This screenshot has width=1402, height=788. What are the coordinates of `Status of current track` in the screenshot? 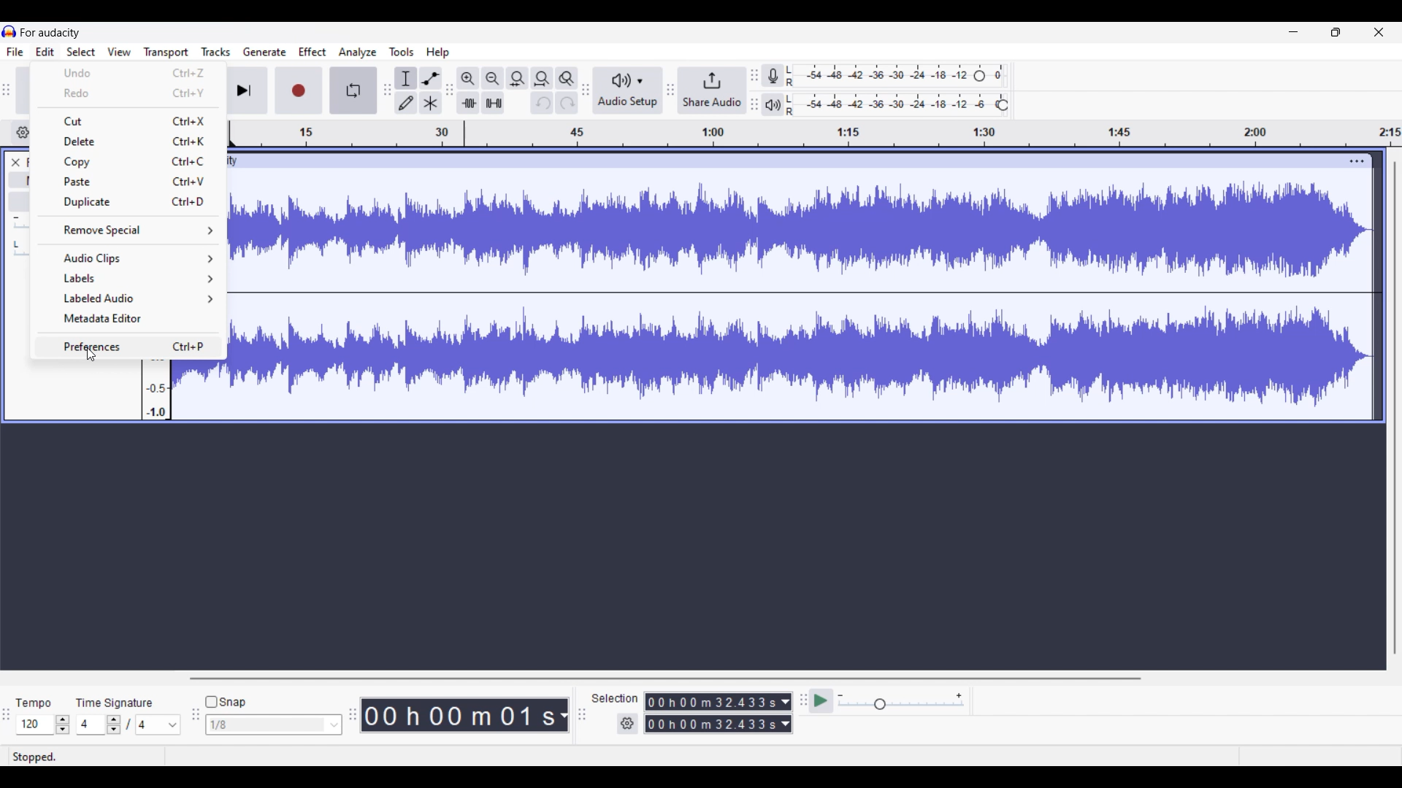 It's located at (37, 756).